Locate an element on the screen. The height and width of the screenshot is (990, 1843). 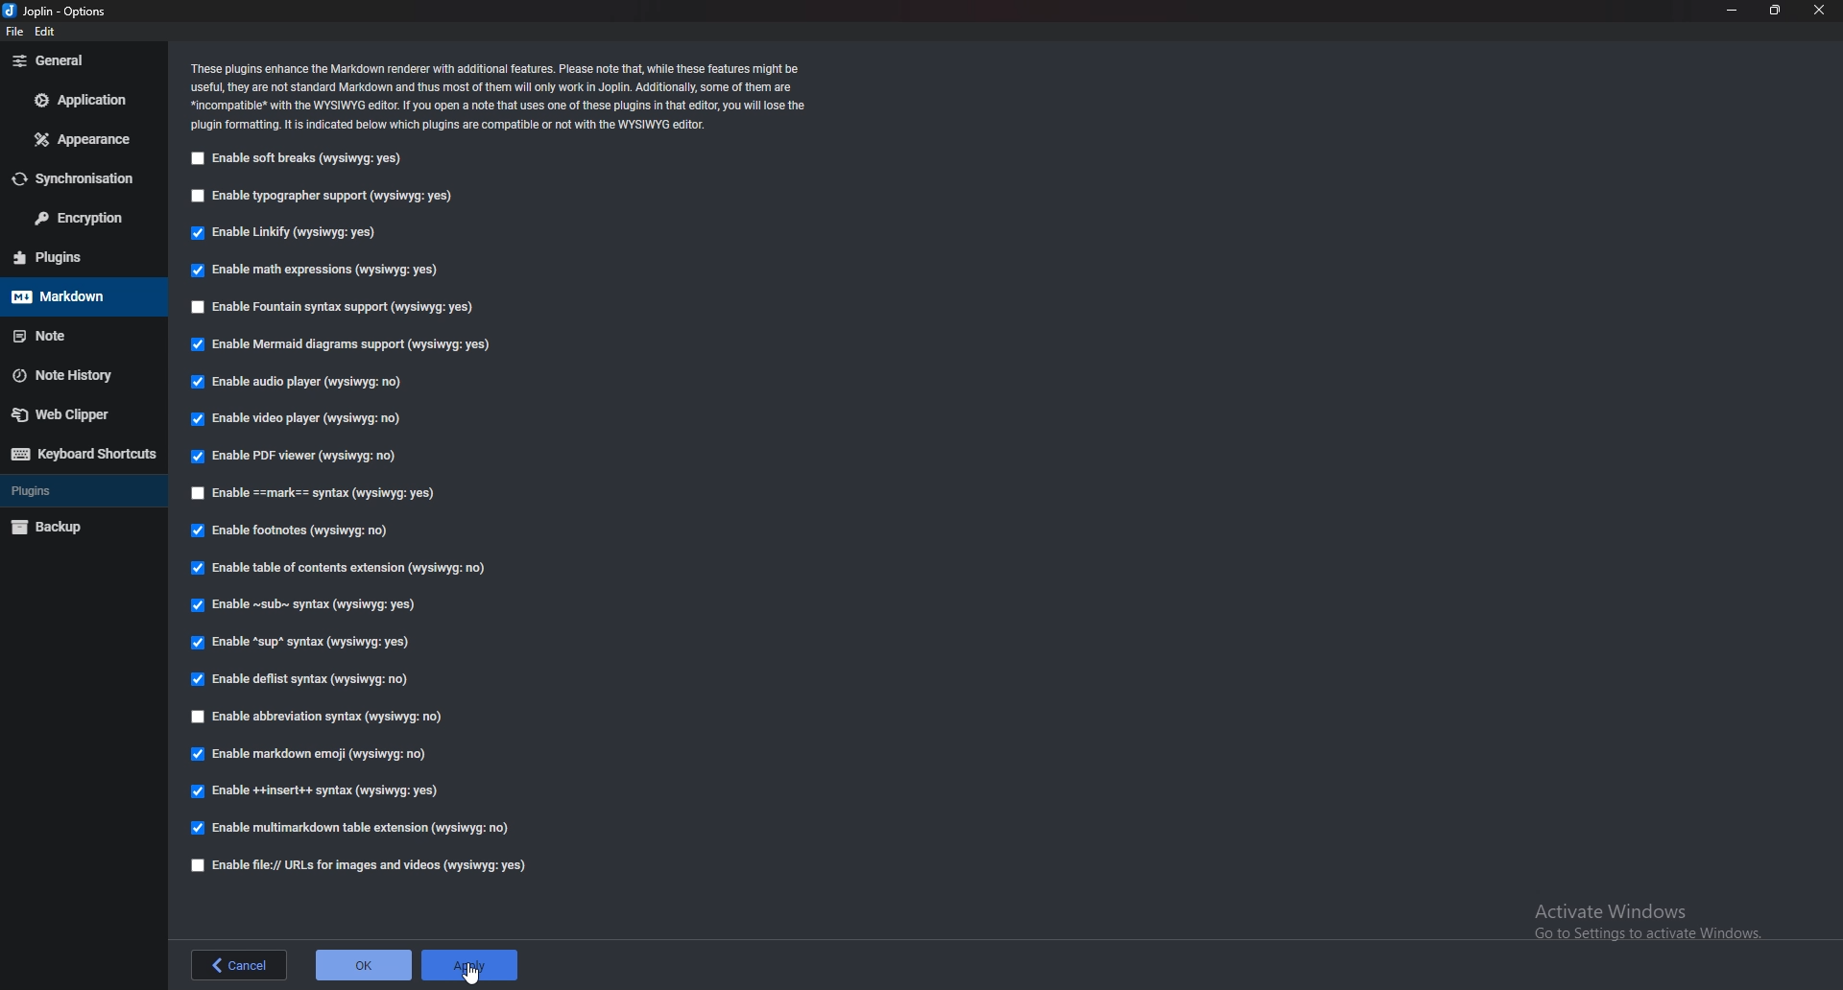
Encryption is located at coordinates (82, 220).